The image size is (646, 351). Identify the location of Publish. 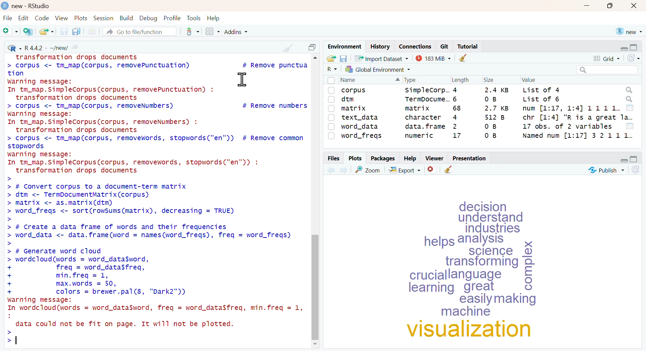
(606, 169).